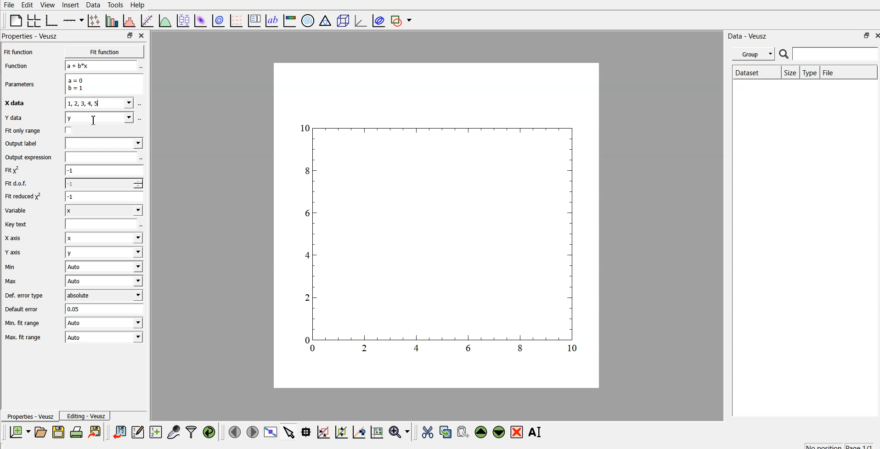  What do you see at coordinates (271, 433) in the screenshot?
I see `view plot fullscreen` at bounding box center [271, 433].